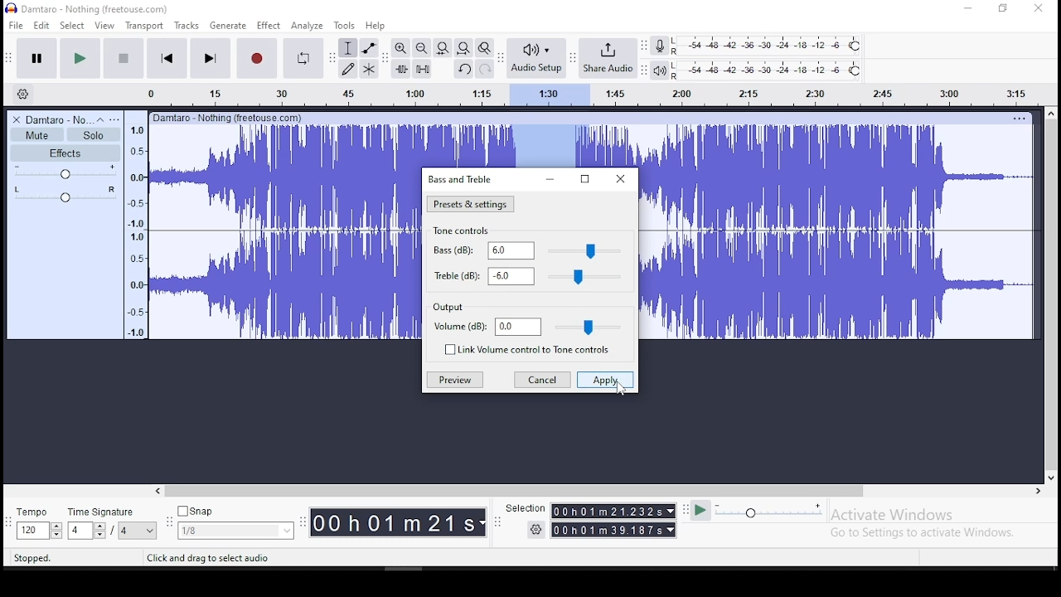  I want to click on 00 h 01 m 39.187s, so click(608, 530).